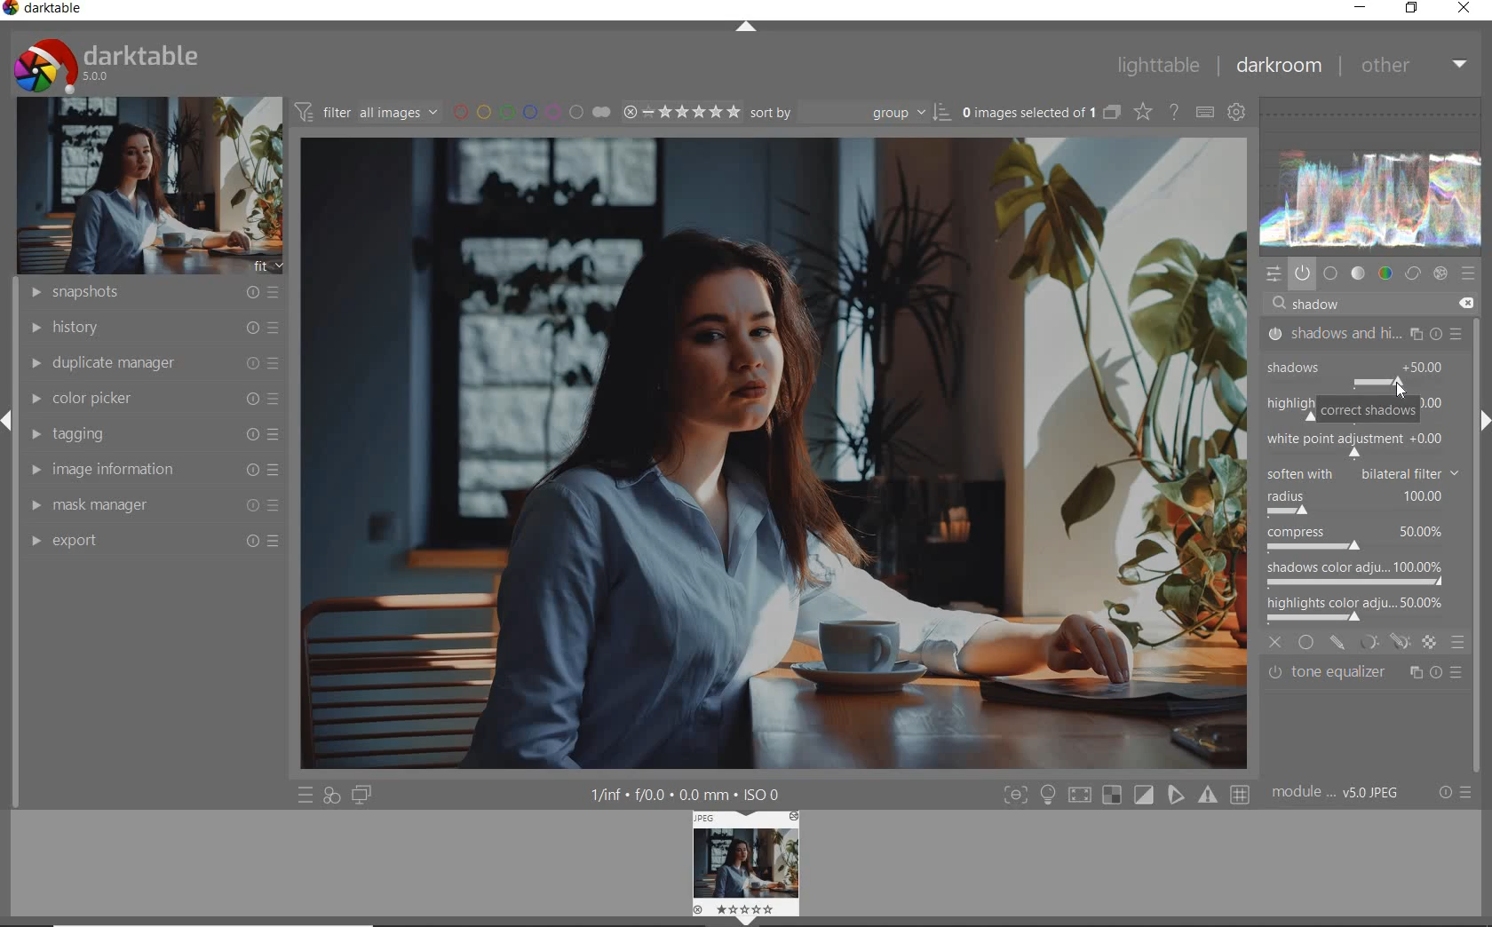 Image resolution: width=1492 pixels, height=927 pixels. I want to click on waveform, so click(1376, 176).